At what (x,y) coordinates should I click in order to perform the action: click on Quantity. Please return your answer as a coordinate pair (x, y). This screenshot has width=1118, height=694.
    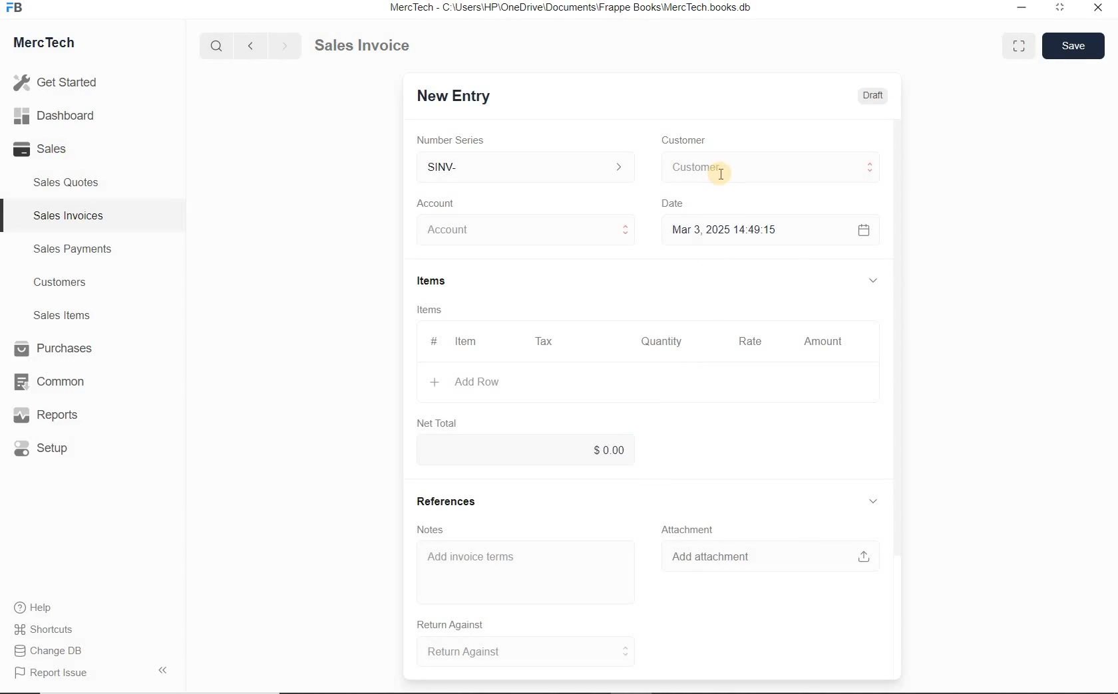
    Looking at the image, I should click on (658, 344).